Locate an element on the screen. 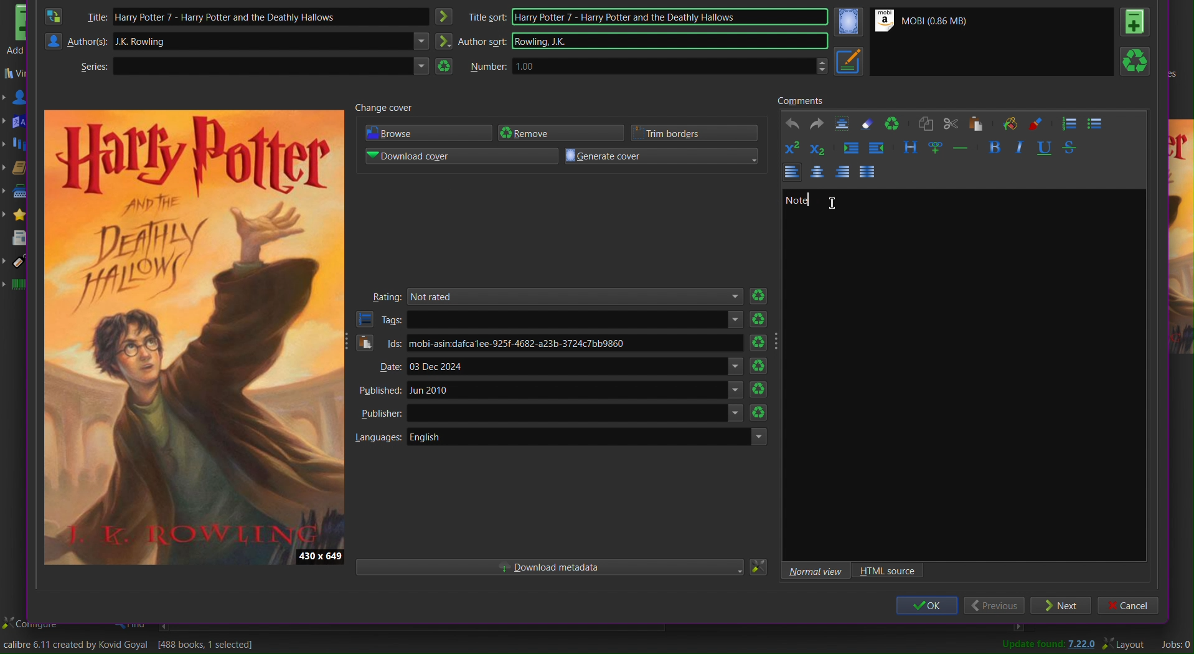  Number  is located at coordinates (488, 66).